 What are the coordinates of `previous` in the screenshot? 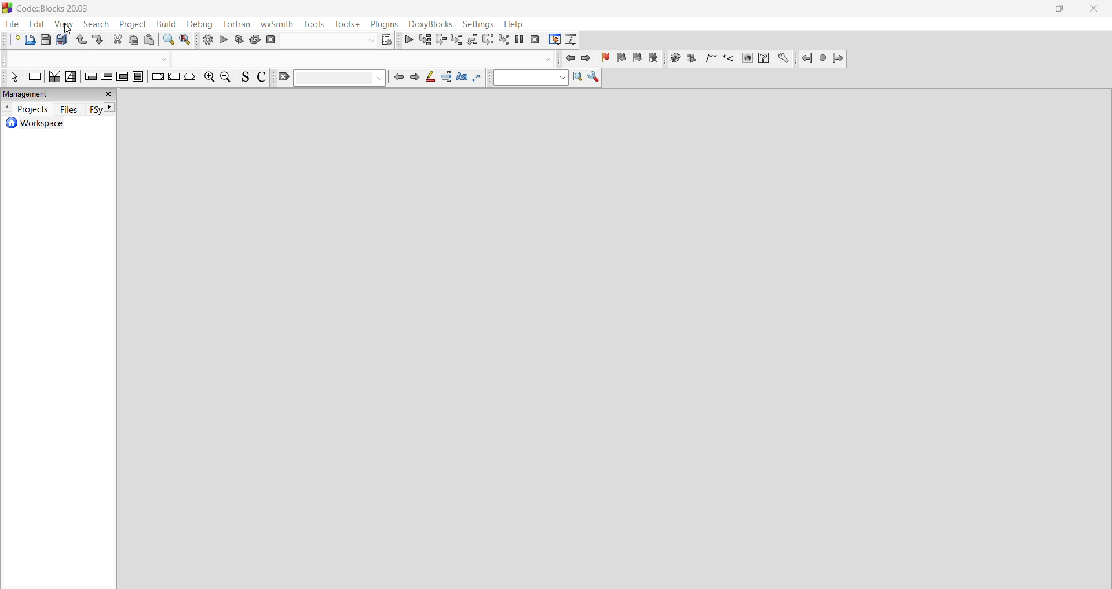 It's located at (7, 108).